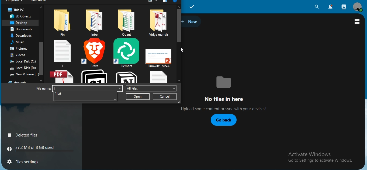 This screenshot has height=170, width=367. Describe the element at coordinates (16, 10) in the screenshot. I see `this pc` at that location.